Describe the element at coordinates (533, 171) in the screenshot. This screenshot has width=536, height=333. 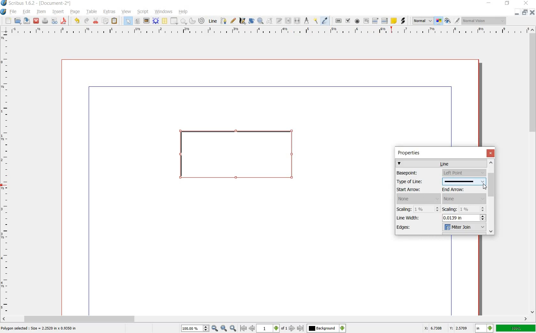
I see `SCROLLBAR` at that location.